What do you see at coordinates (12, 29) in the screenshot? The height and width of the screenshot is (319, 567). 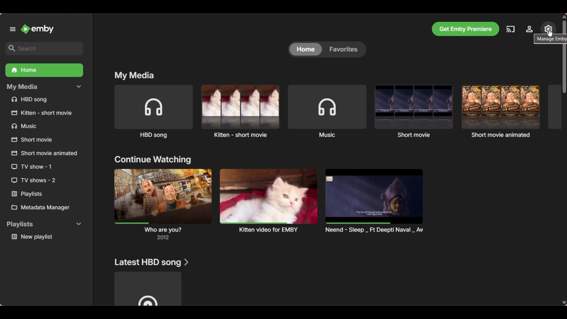 I see `Unpin left panel` at bounding box center [12, 29].